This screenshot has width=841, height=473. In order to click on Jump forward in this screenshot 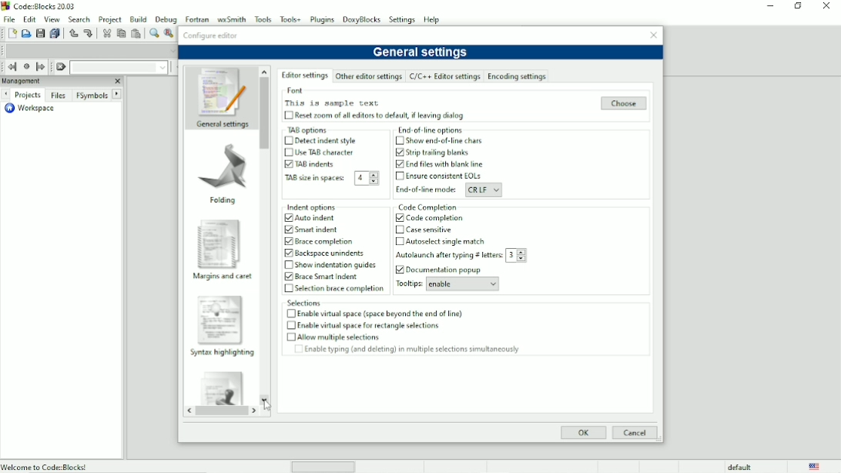, I will do `click(42, 67)`.